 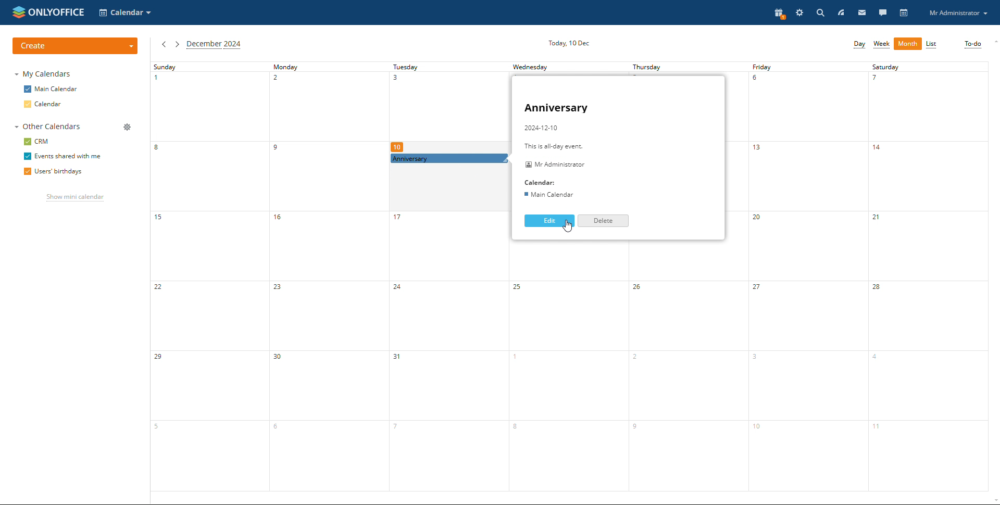 What do you see at coordinates (558, 67) in the screenshot?
I see `wednesday` at bounding box center [558, 67].